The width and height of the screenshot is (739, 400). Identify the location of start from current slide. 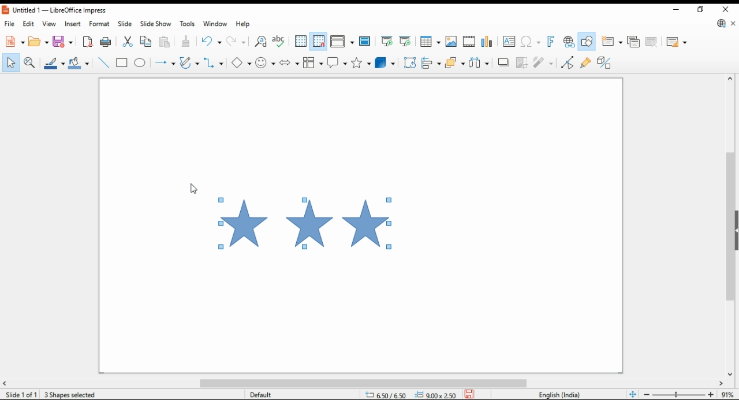
(405, 42).